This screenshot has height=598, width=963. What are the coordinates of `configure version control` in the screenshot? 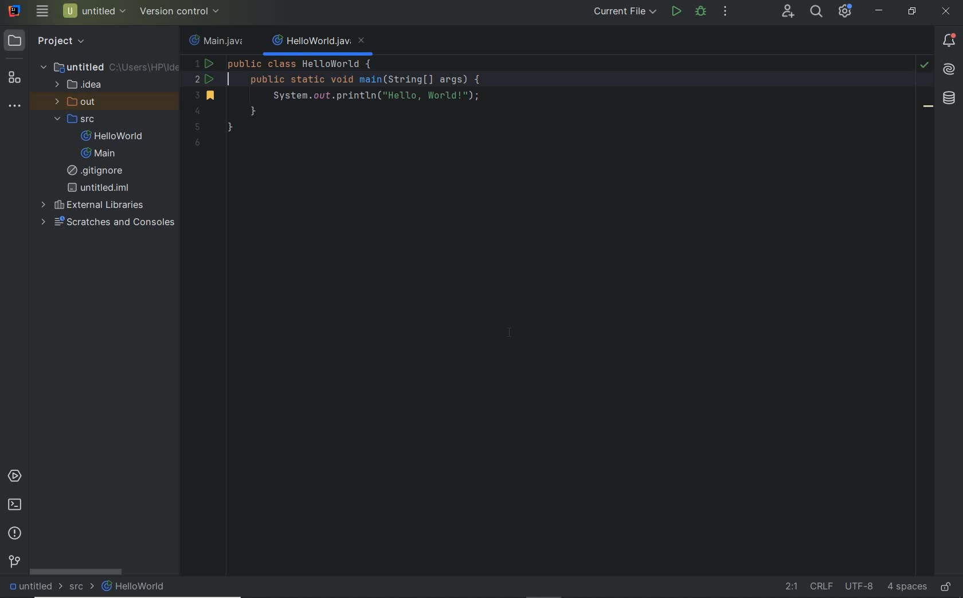 It's located at (178, 11).